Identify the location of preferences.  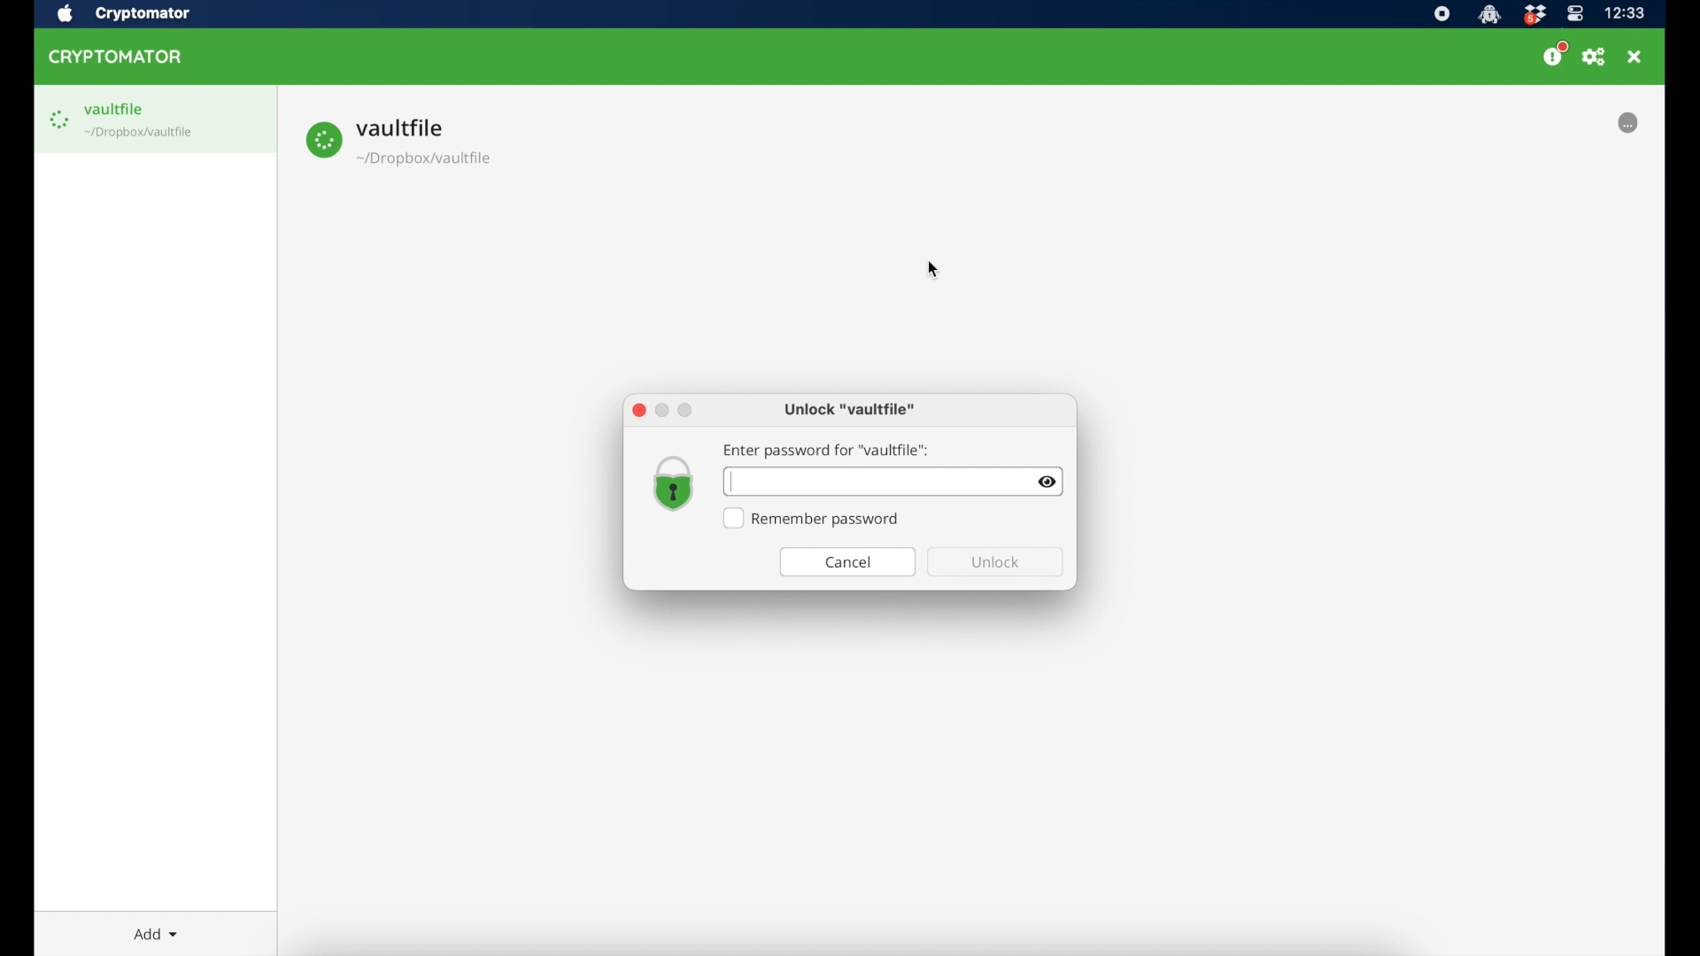
(1595, 58).